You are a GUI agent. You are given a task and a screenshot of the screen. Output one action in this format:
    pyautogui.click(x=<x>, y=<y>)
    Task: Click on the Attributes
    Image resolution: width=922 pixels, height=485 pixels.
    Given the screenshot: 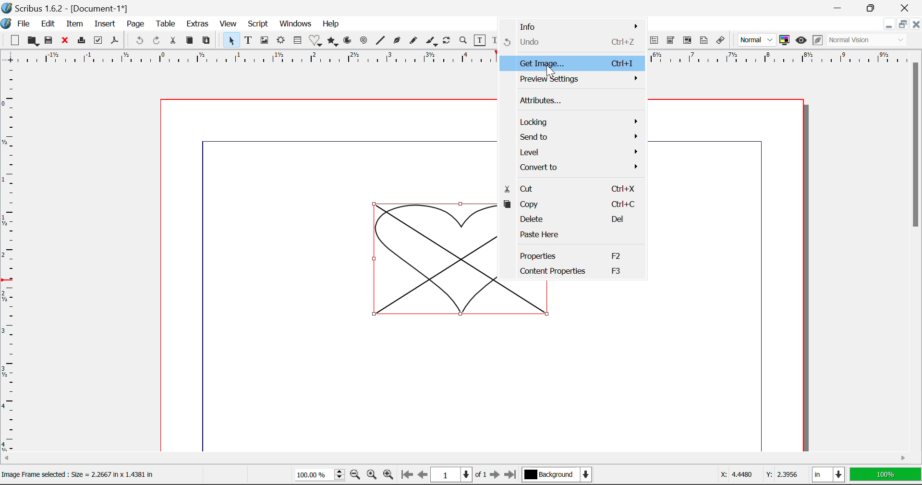 What is the action you would take?
    pyautogui.click(x=576, y=102)
    